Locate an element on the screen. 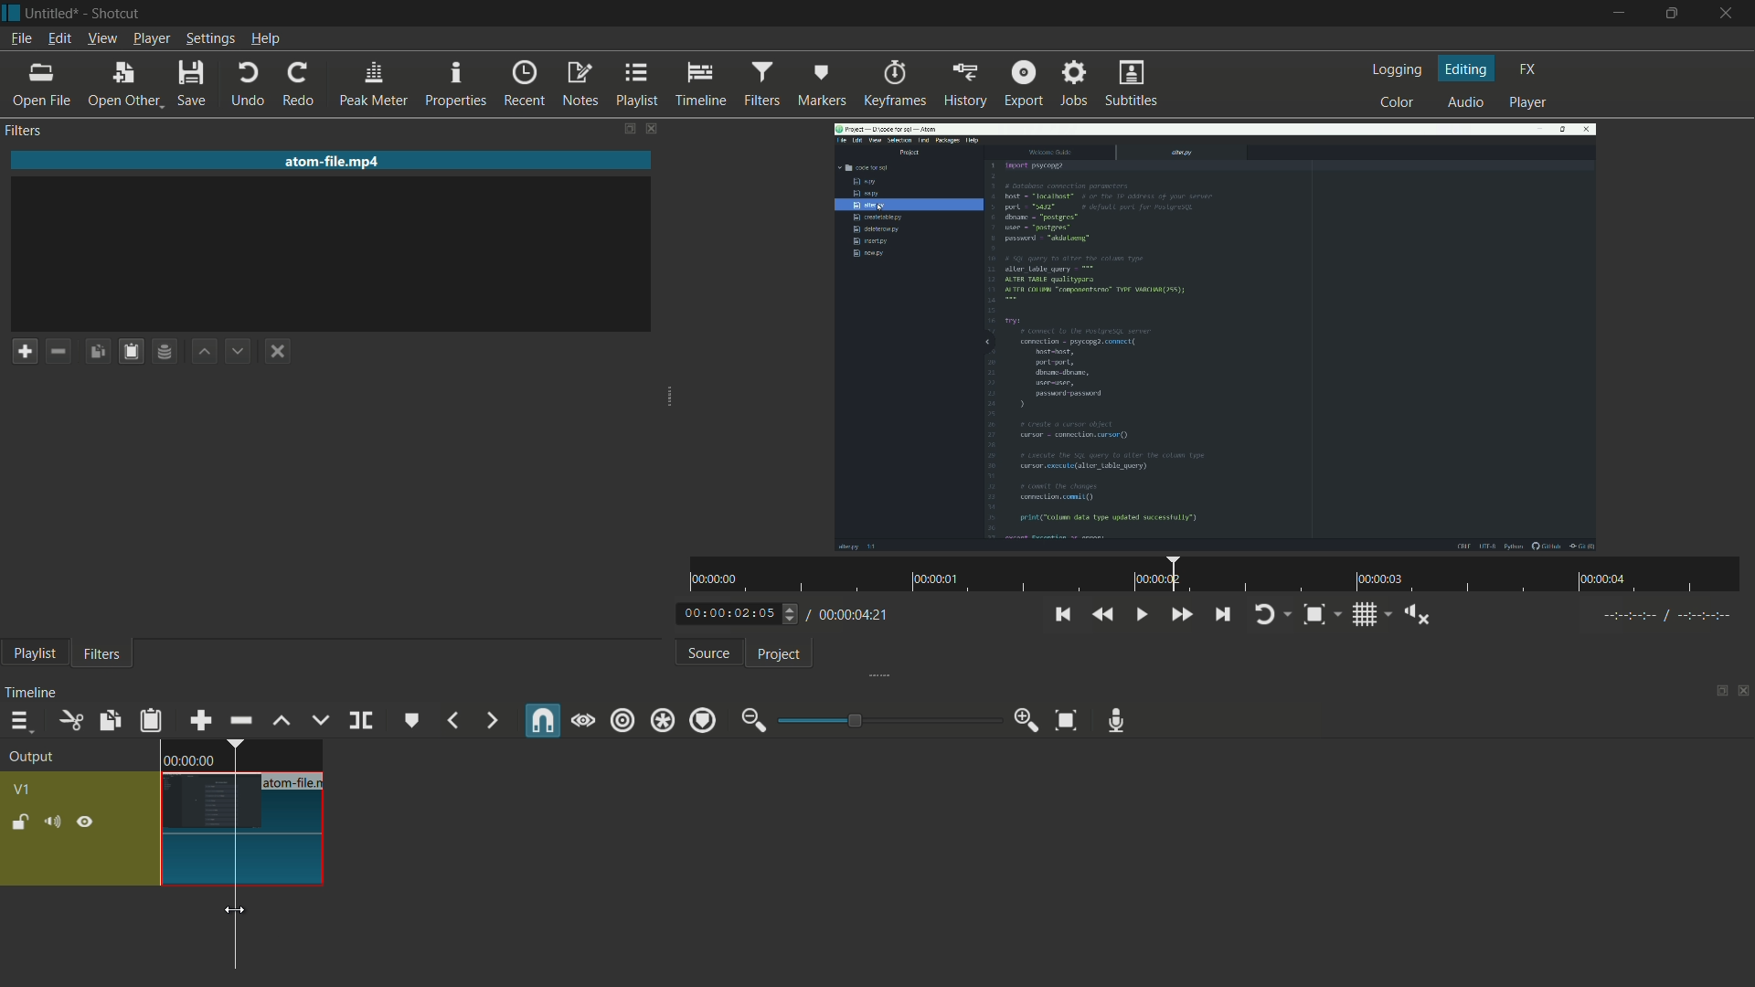 This screenshot has height=987, width=1755. cursor is located at coordinates (232, 909).